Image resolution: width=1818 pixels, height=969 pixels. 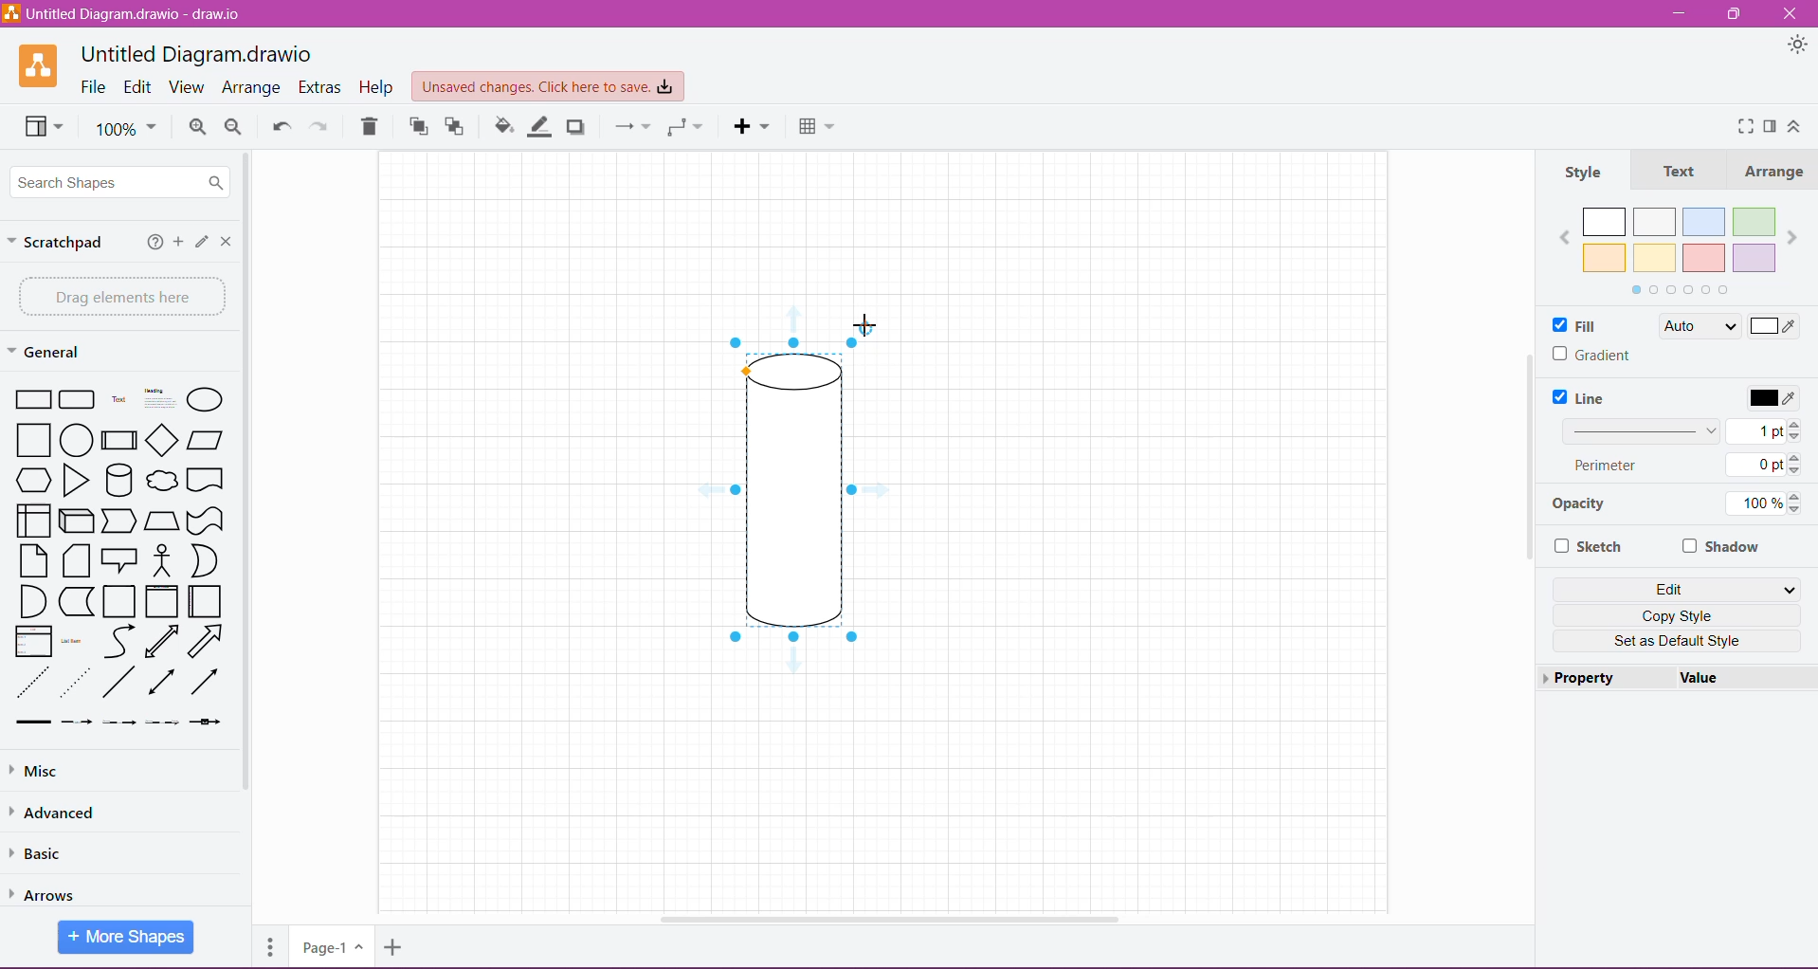 I want to click on Pages, so click(x=268, y=951).